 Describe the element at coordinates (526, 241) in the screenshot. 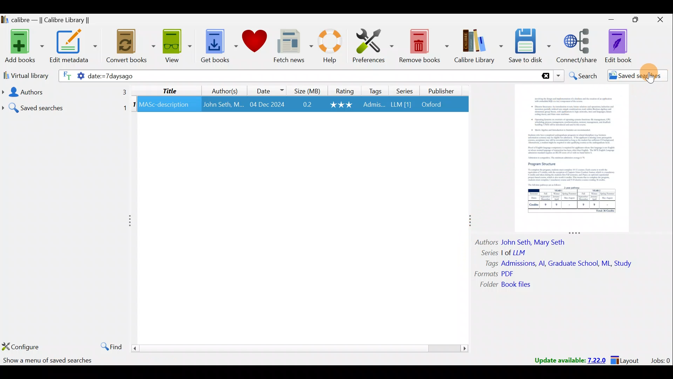

I see `Authors John Seth, Mary Seth` at that location.